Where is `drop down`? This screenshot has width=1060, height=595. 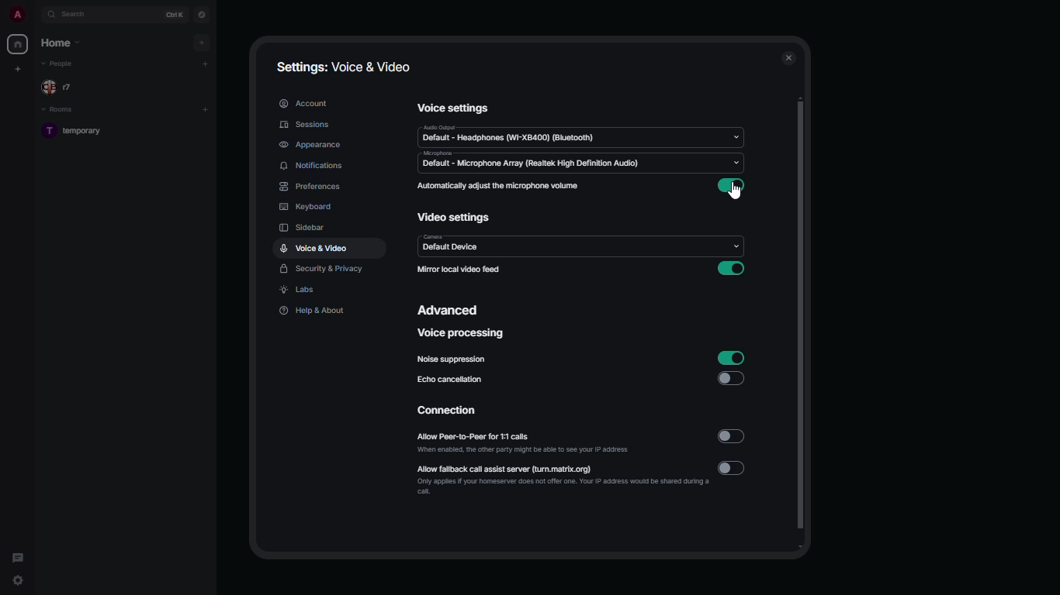
drop down is located at coordinates (735, 139).